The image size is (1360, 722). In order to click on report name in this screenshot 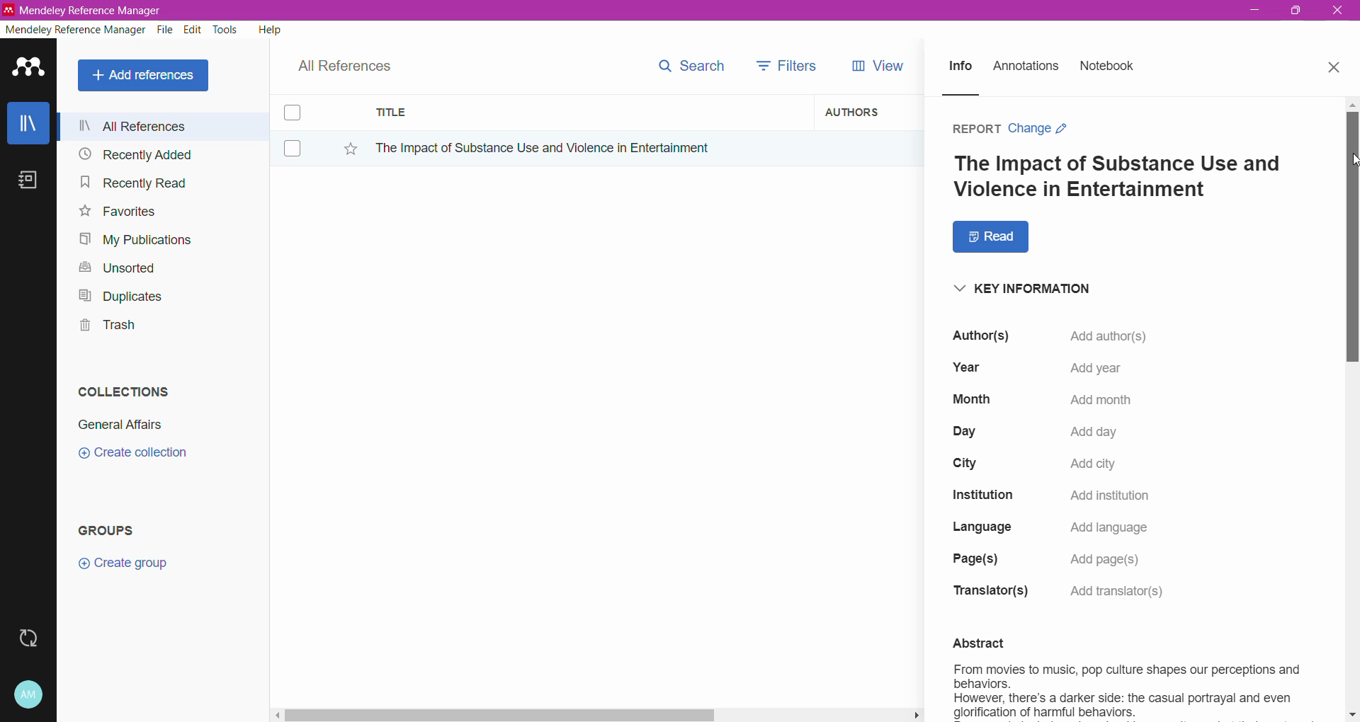, I will do `click(1118, 178)`.